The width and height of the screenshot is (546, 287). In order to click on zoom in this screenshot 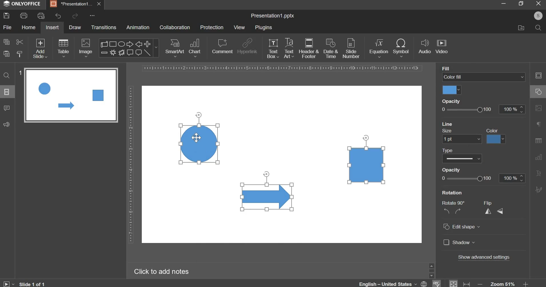, I will do `click(503, 283)`.